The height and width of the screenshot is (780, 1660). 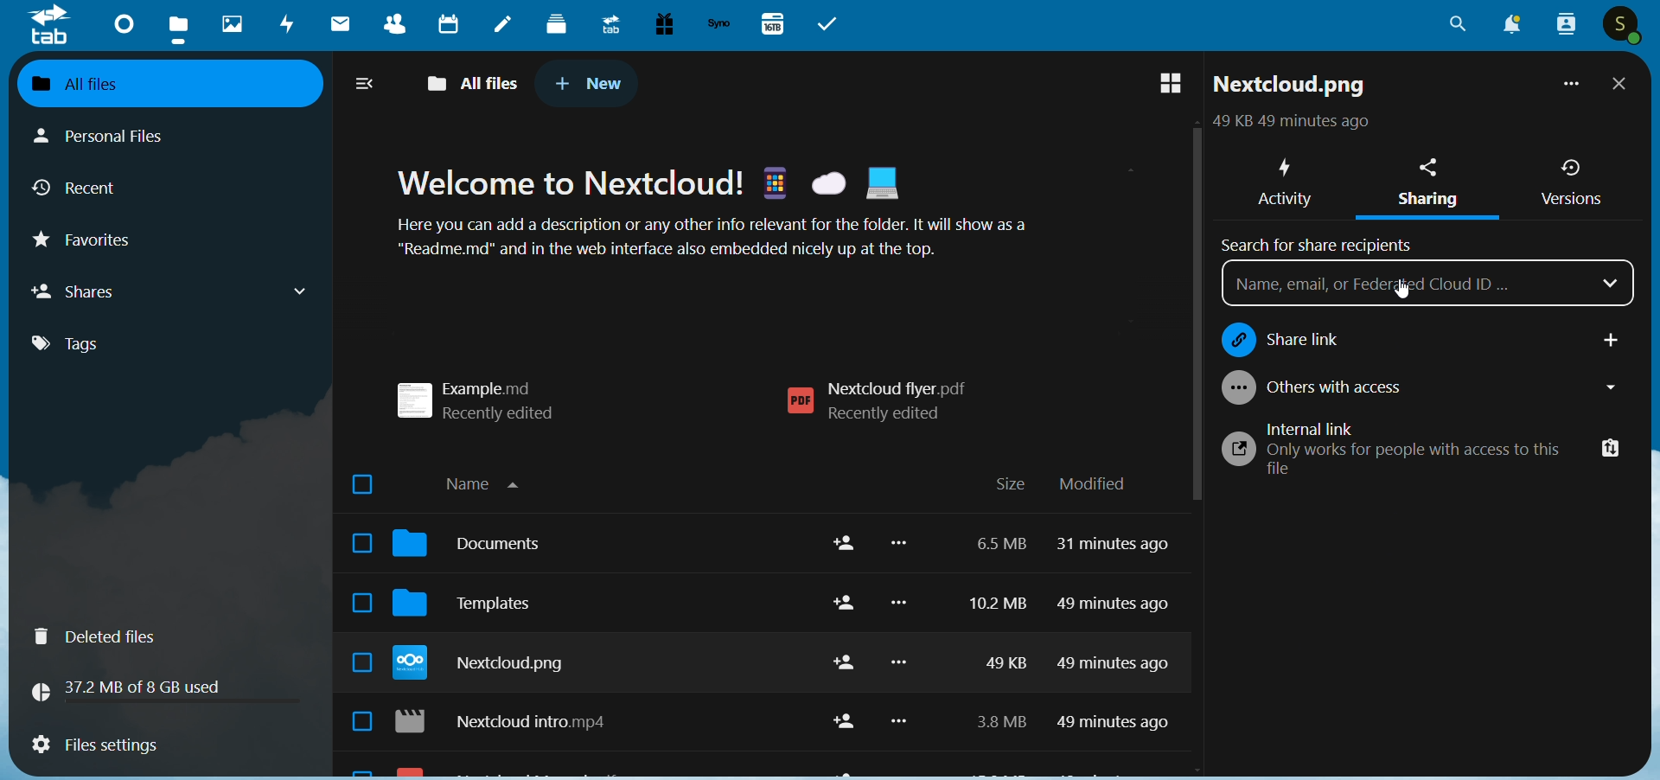 What do you see at coordinates (1287, 124) in the screenshot?
I see `status` at bounding box center [1287, 124].